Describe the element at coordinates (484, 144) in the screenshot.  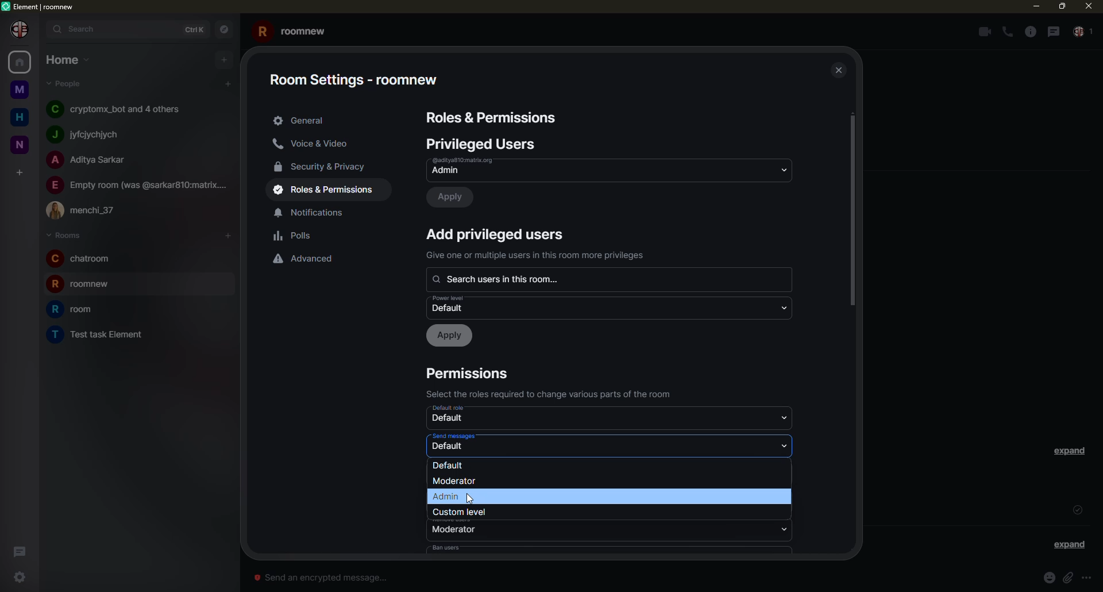
I see `users` at that location.